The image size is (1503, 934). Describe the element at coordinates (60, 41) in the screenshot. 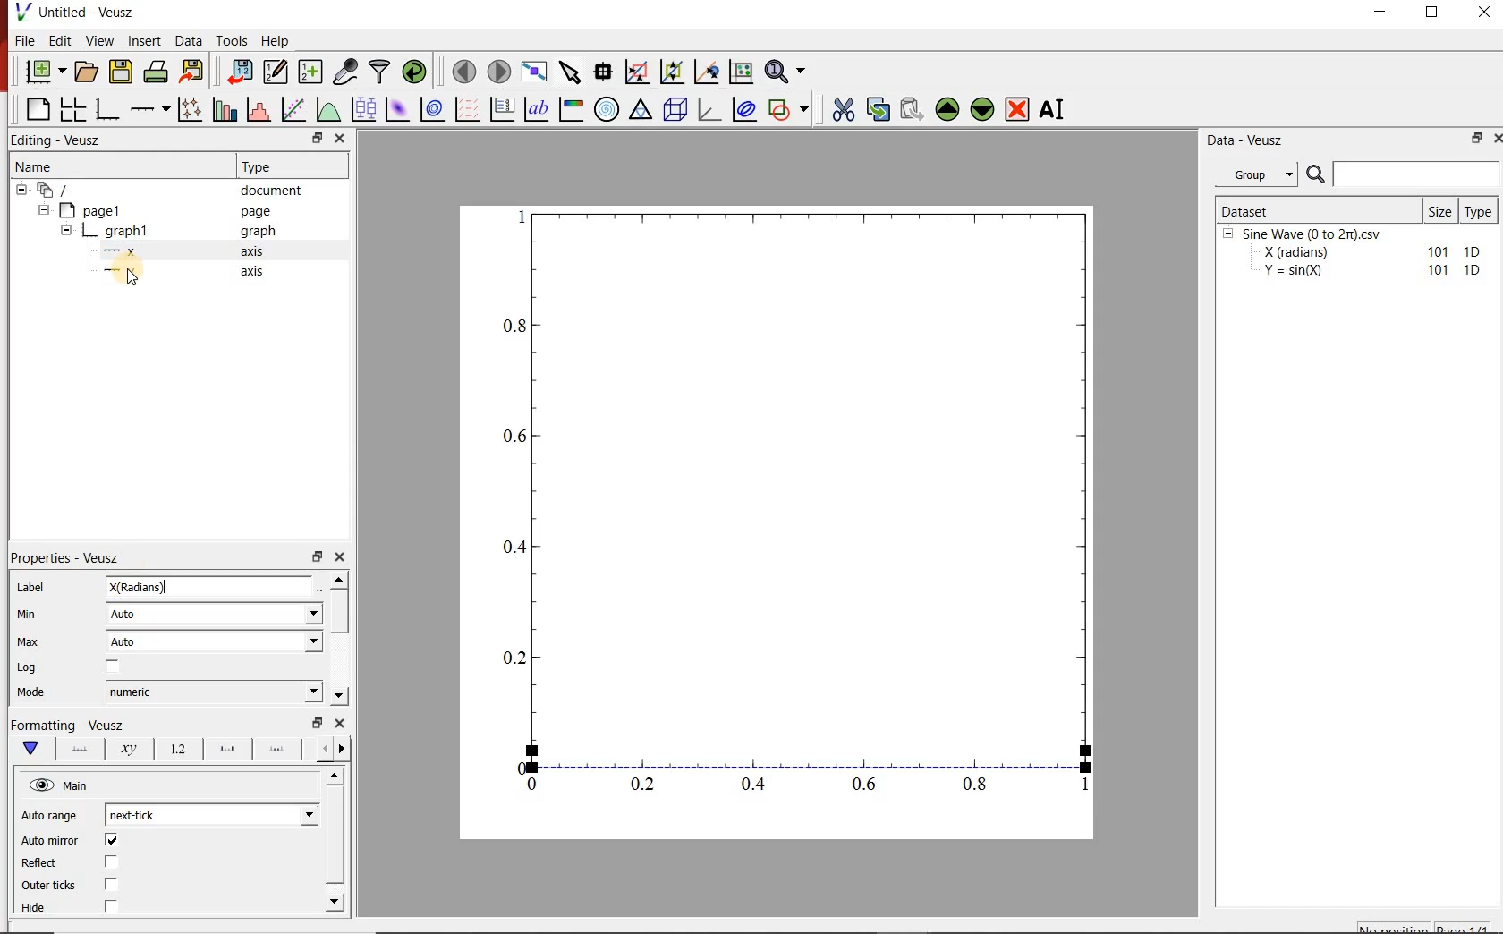

I see `Edit` at that location.